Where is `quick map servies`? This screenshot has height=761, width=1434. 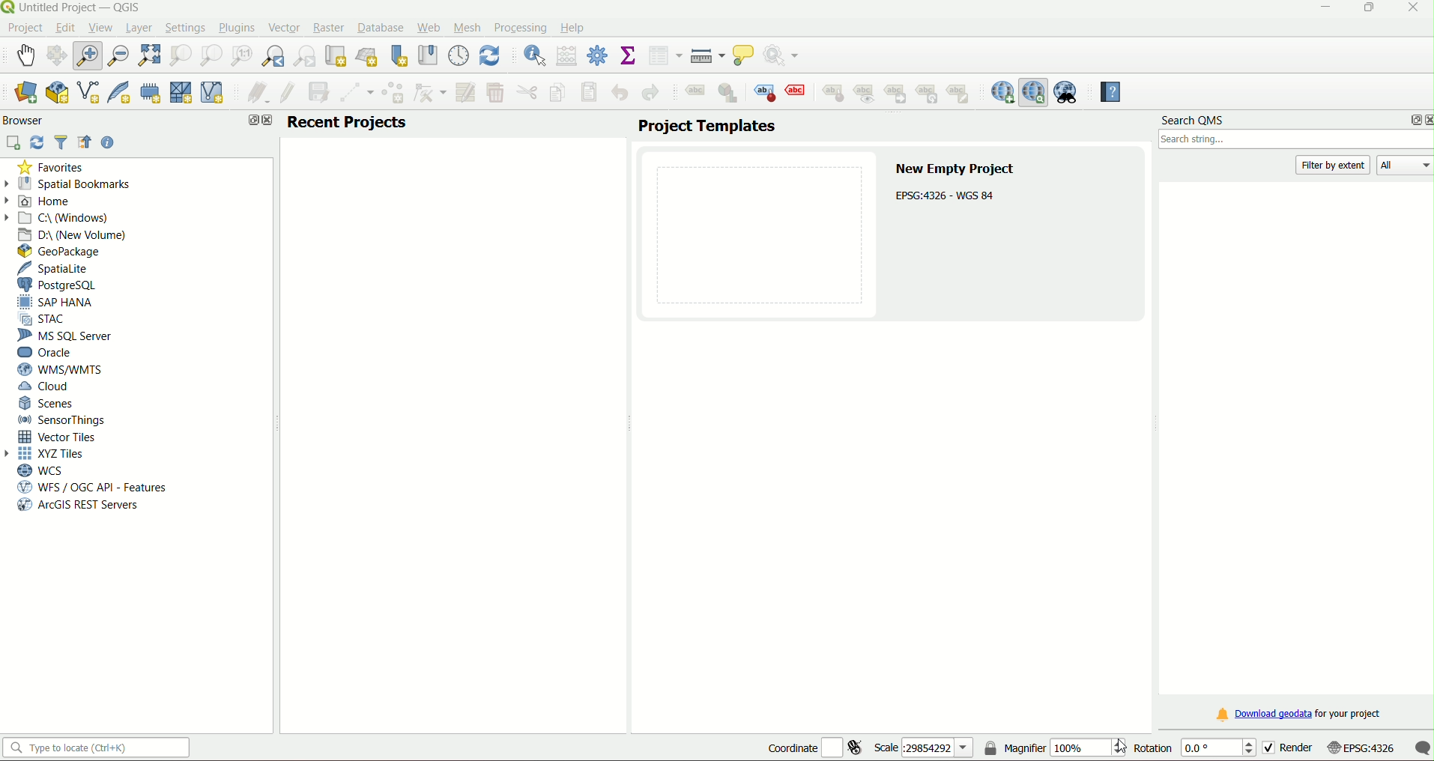
quick map servies is located at coordinates (1002, 92).